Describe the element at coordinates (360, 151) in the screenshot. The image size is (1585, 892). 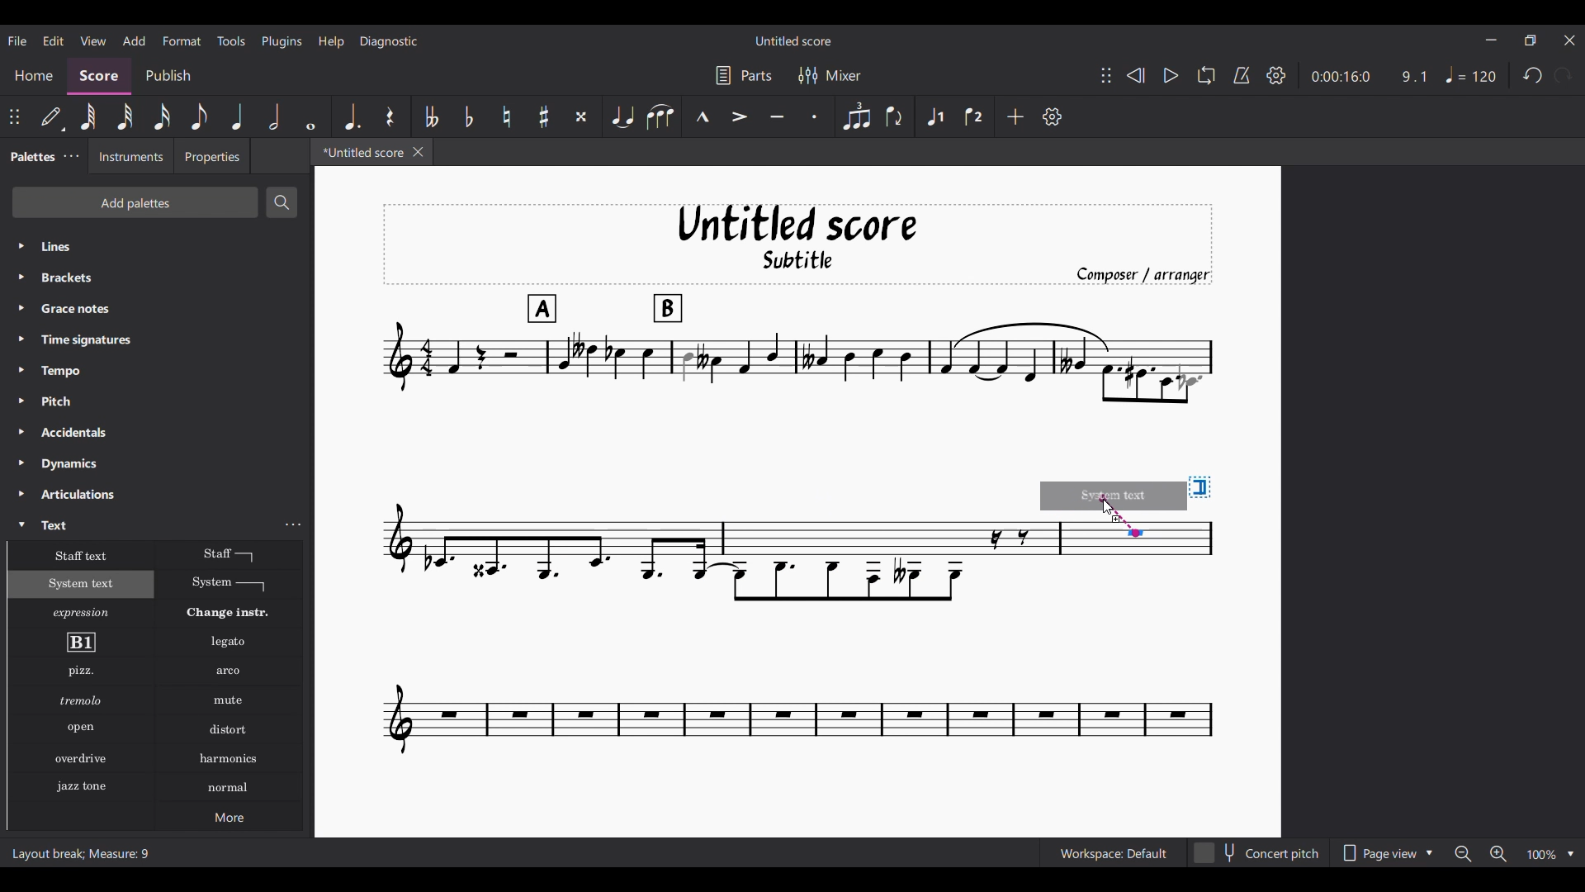
I see `*Untitled score, current tab` at that location.